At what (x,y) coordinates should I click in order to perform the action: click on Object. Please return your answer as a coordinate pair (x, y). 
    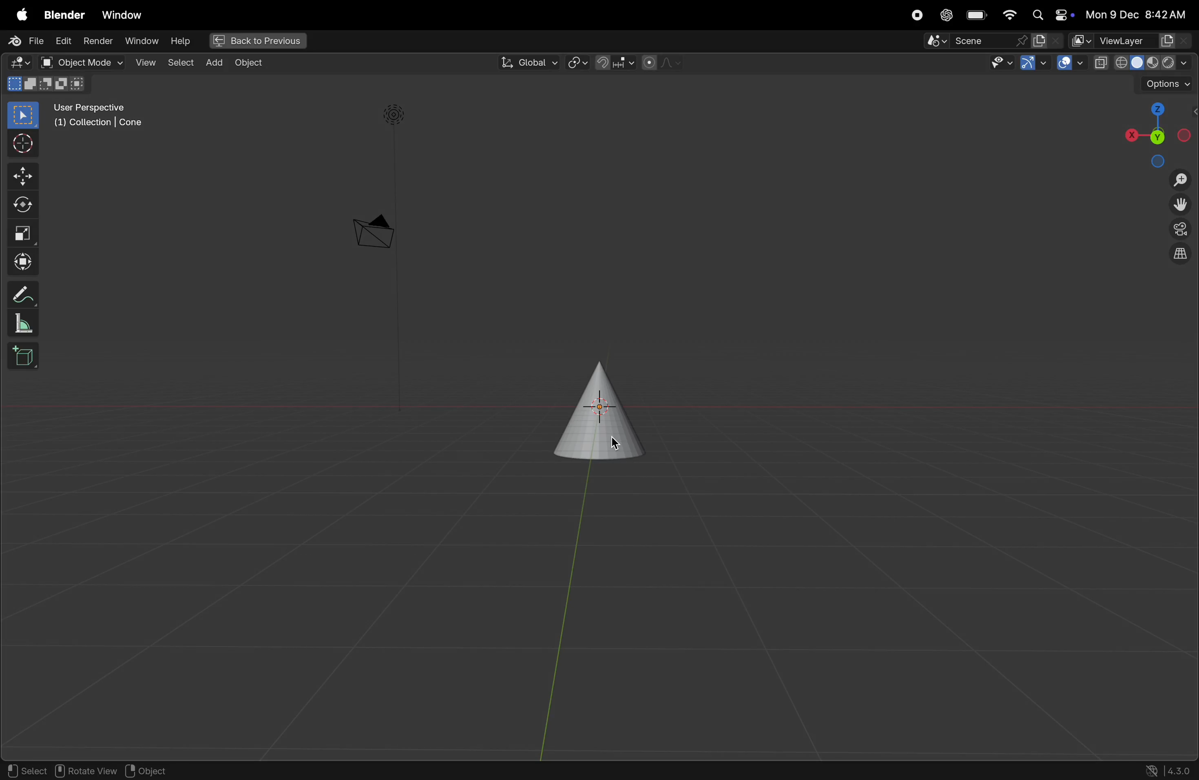
    Looking at the image, I should click on (251, 63).